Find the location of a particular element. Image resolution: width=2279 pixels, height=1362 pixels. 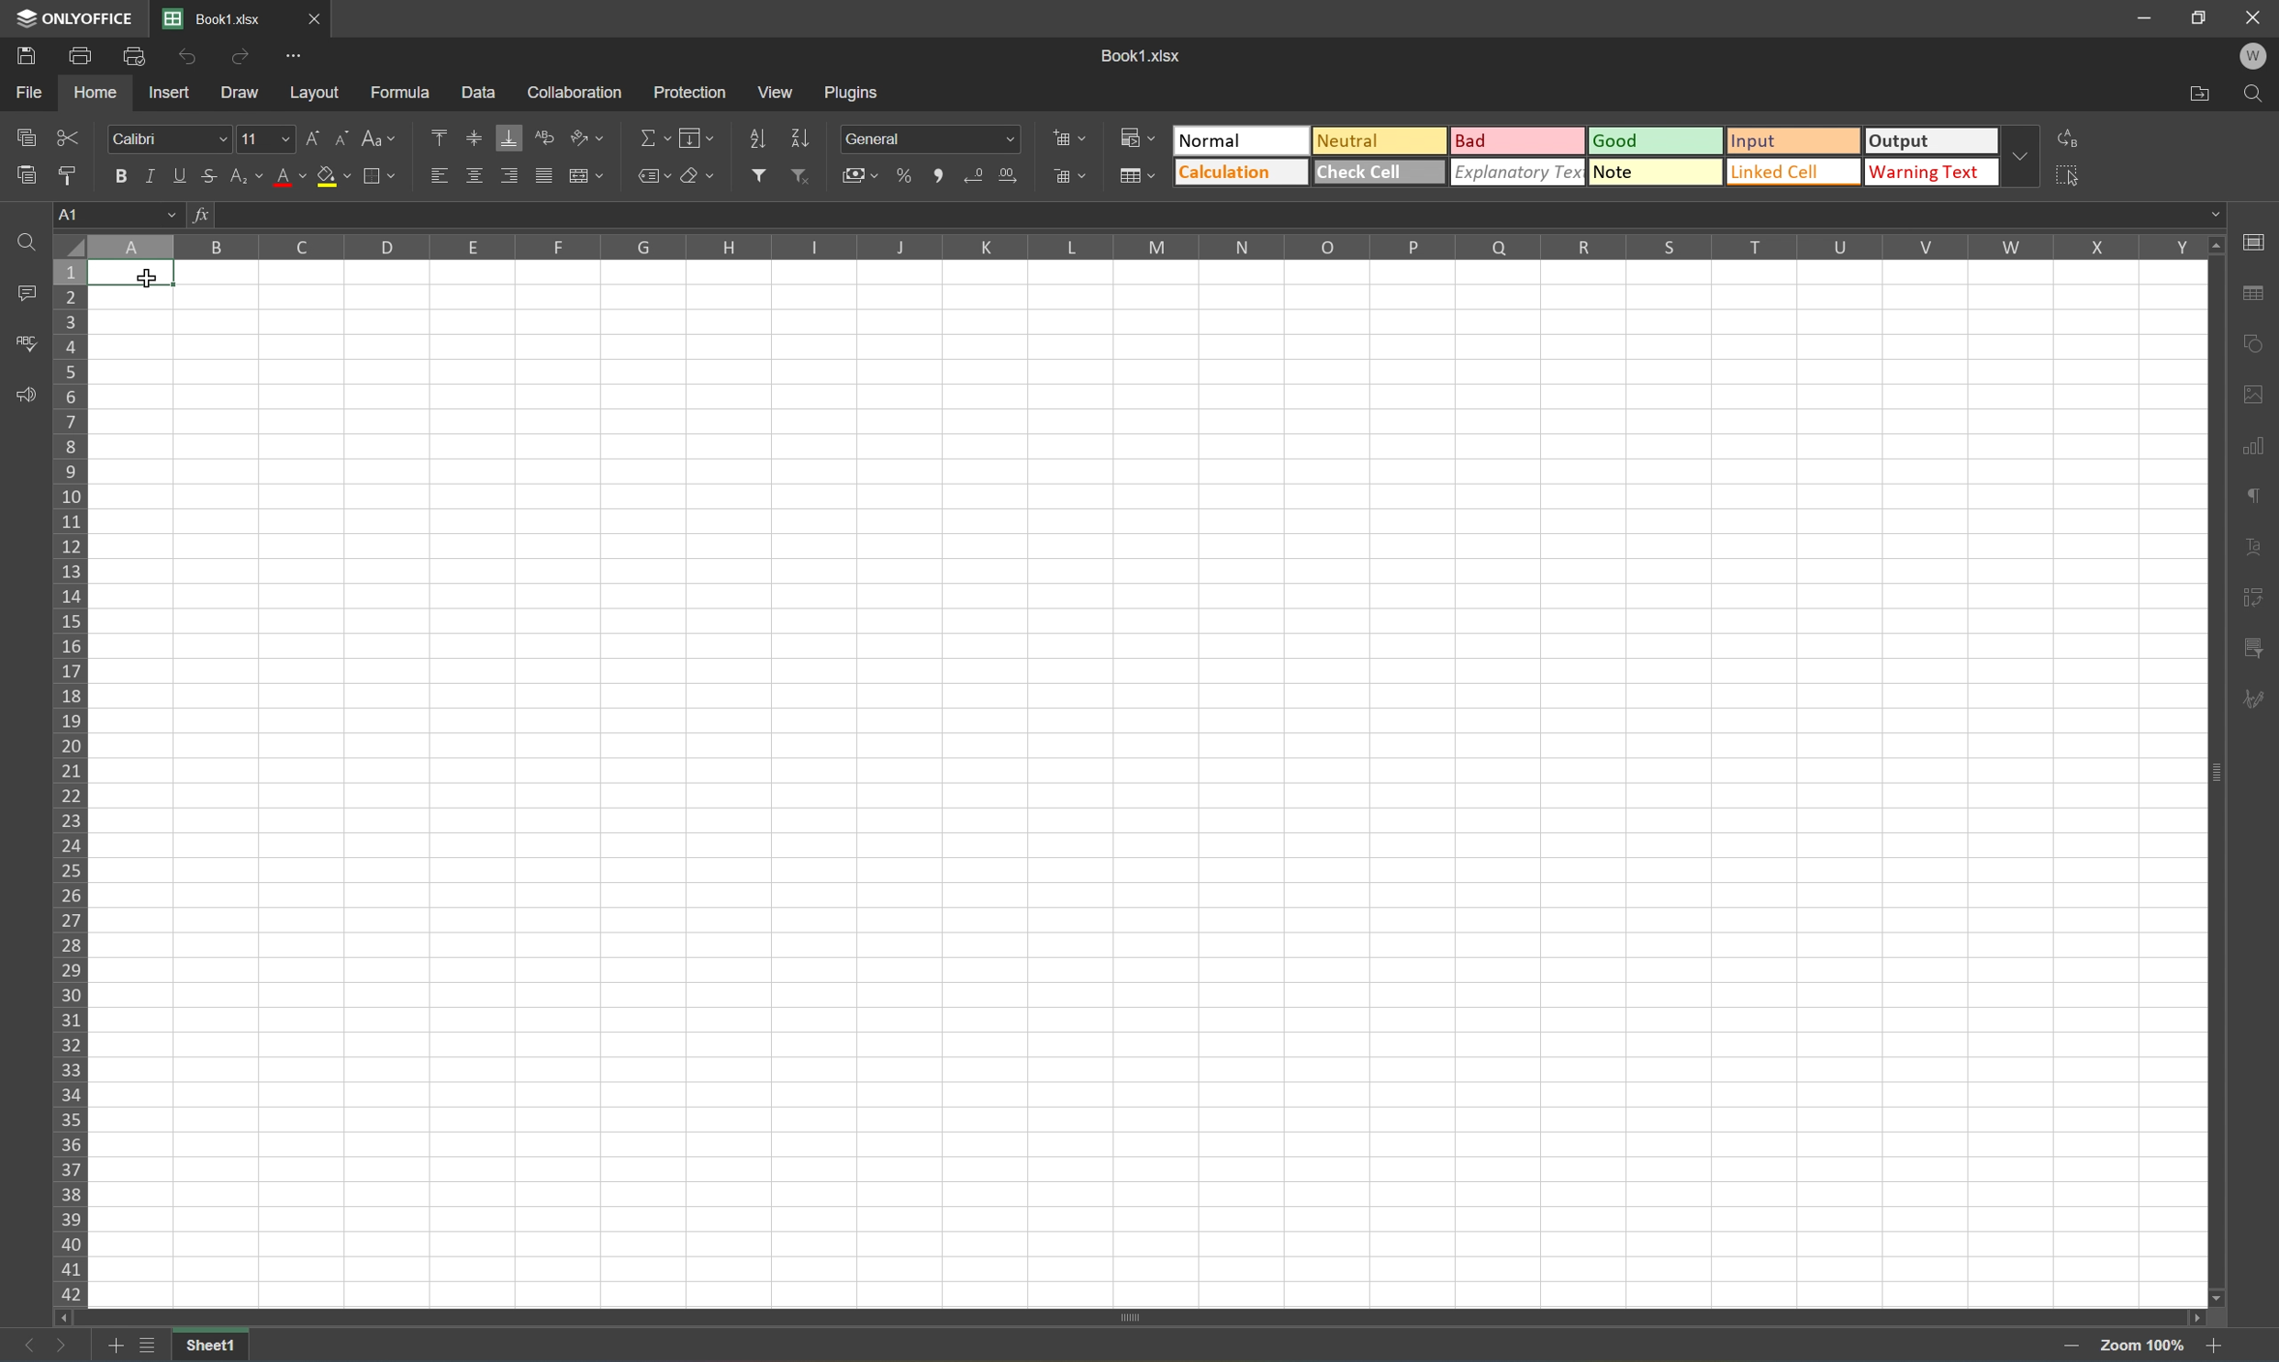

Next is located at coordinates (63, 1346).